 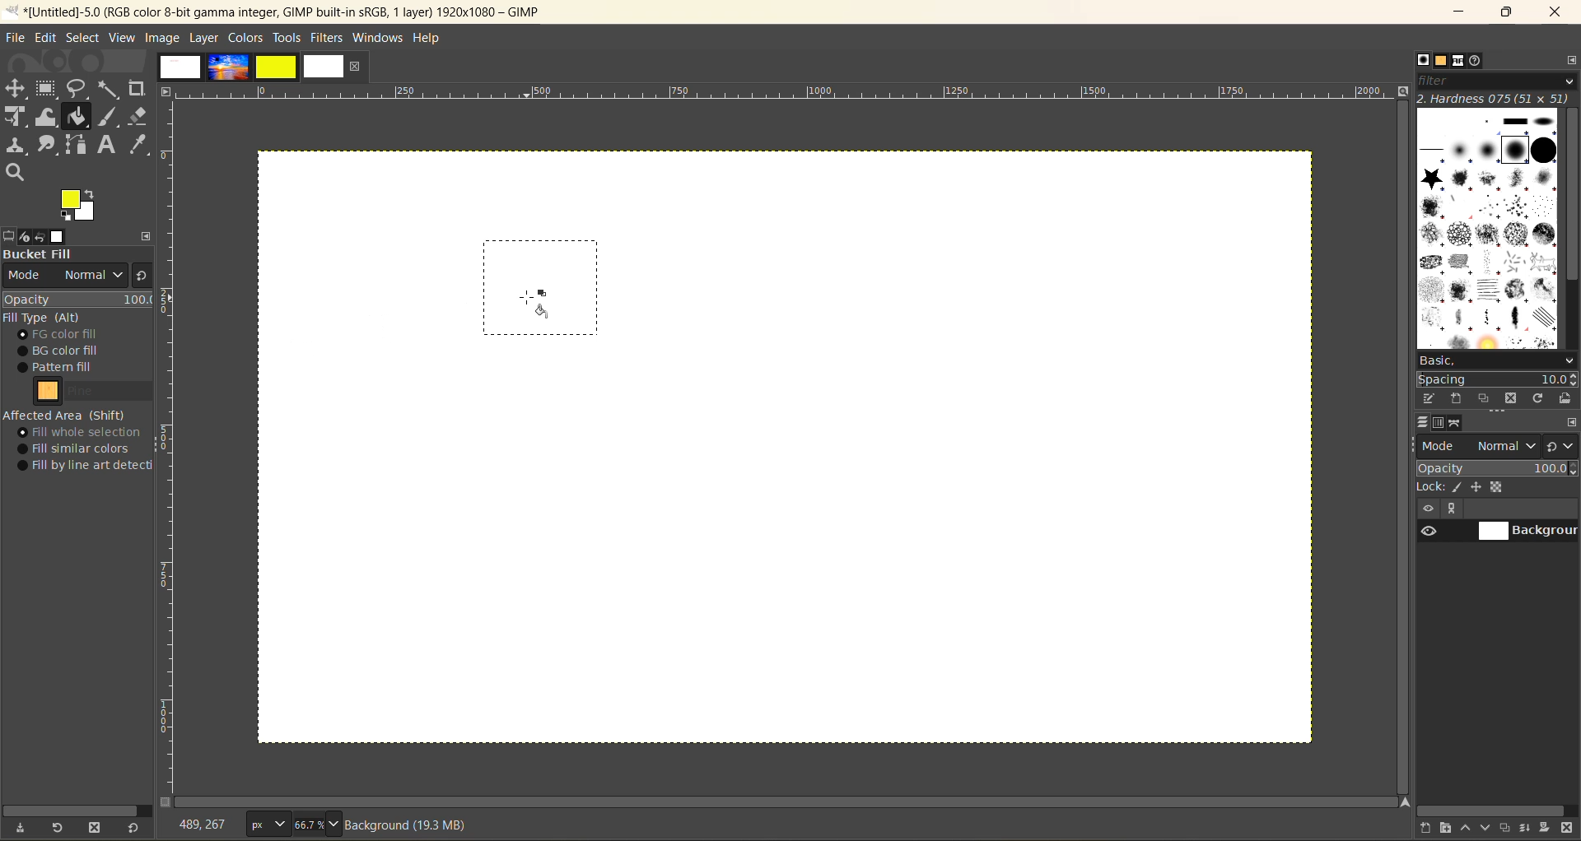 I want to click on file name and app name, so click(x=291, y=12).